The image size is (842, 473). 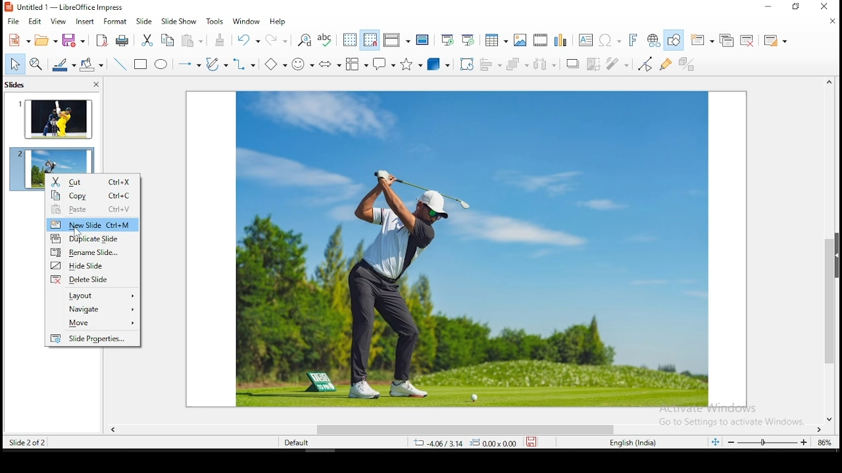 What do you see at coordinates (274, 62) in the screenshot?
I see `basic shapes` at bounding box center [274, 62].